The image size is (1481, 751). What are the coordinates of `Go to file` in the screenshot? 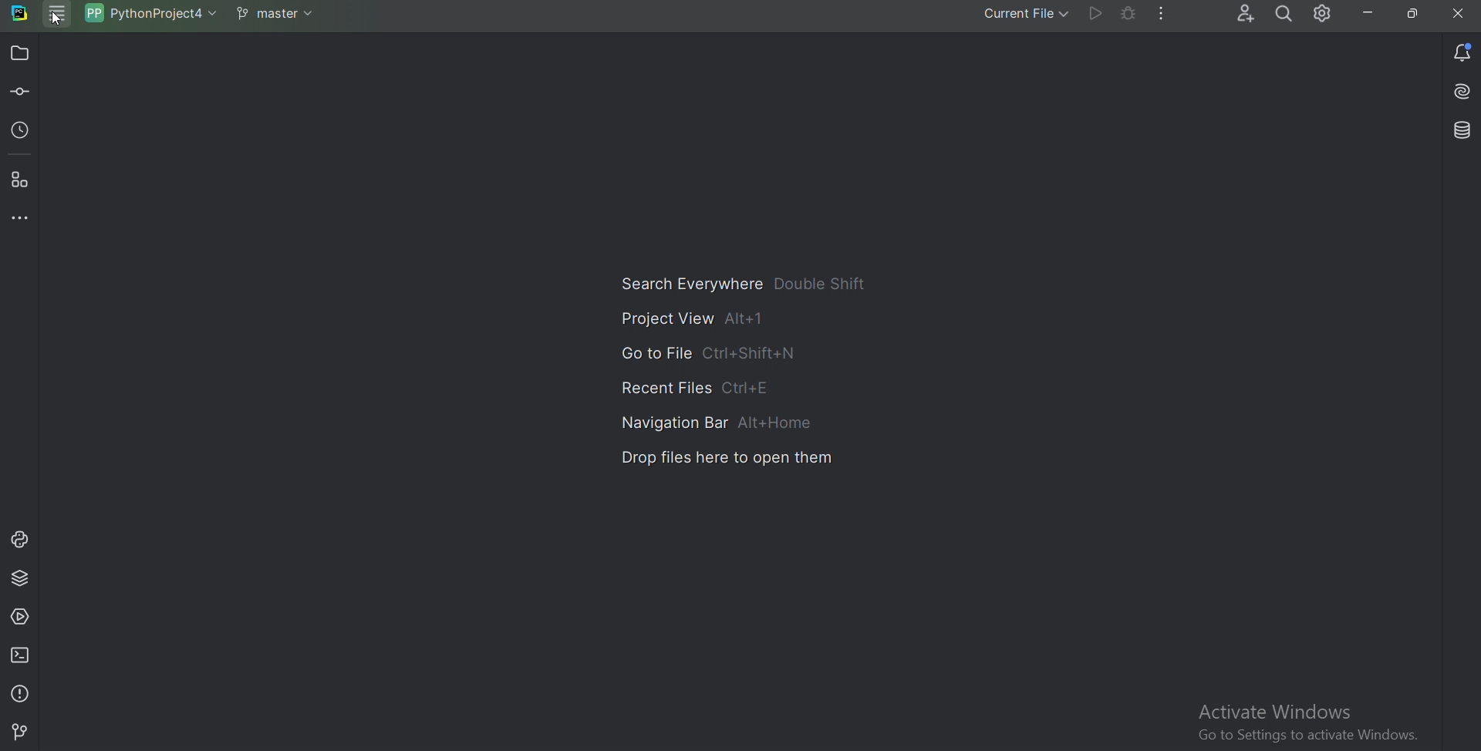 It's located at (703, 352).